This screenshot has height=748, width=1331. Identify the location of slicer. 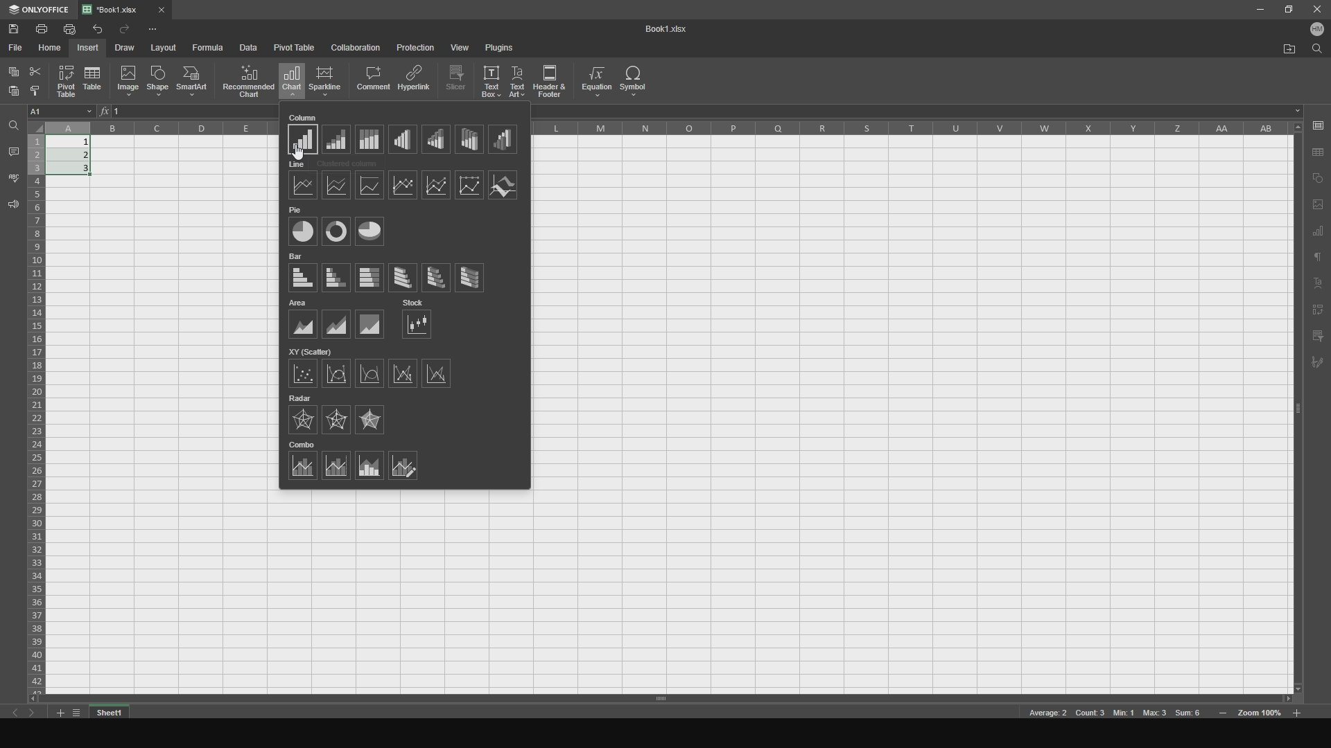
(456, 80).